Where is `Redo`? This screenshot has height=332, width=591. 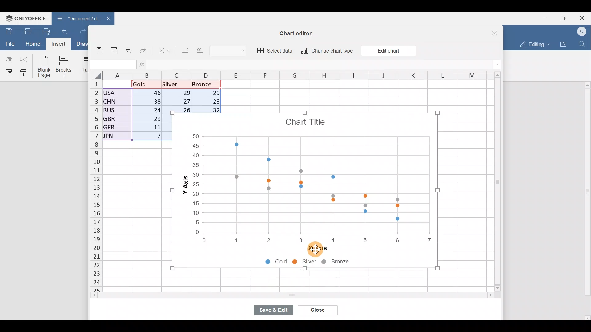 Redo is located at coordinates (82, 31).